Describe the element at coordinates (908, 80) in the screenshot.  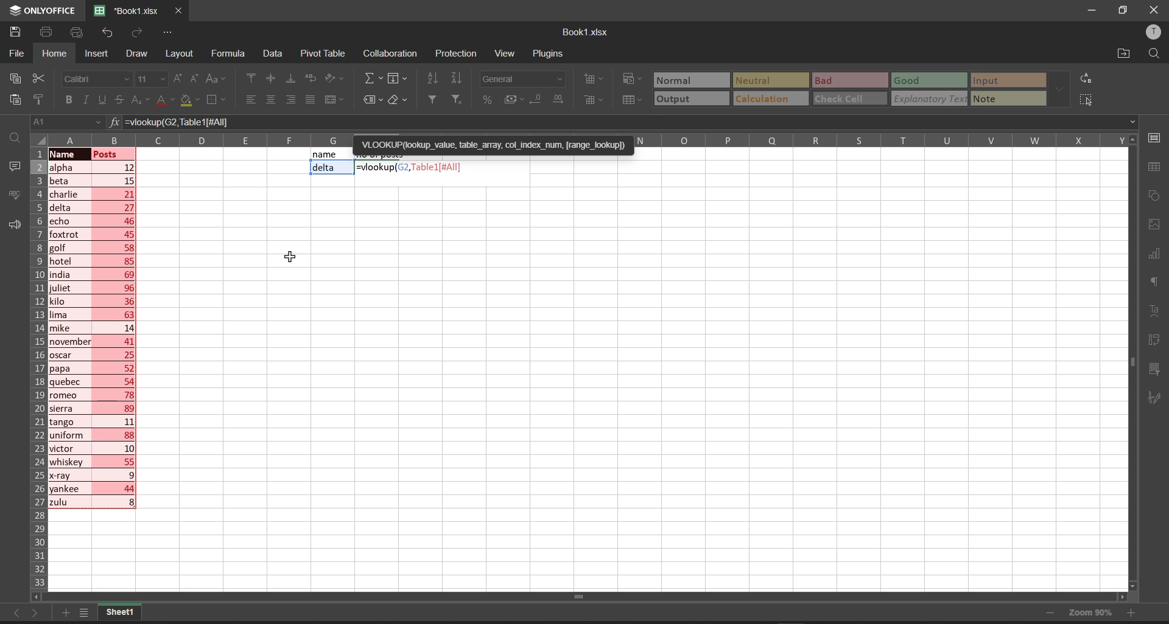
I see `Good` at that location.